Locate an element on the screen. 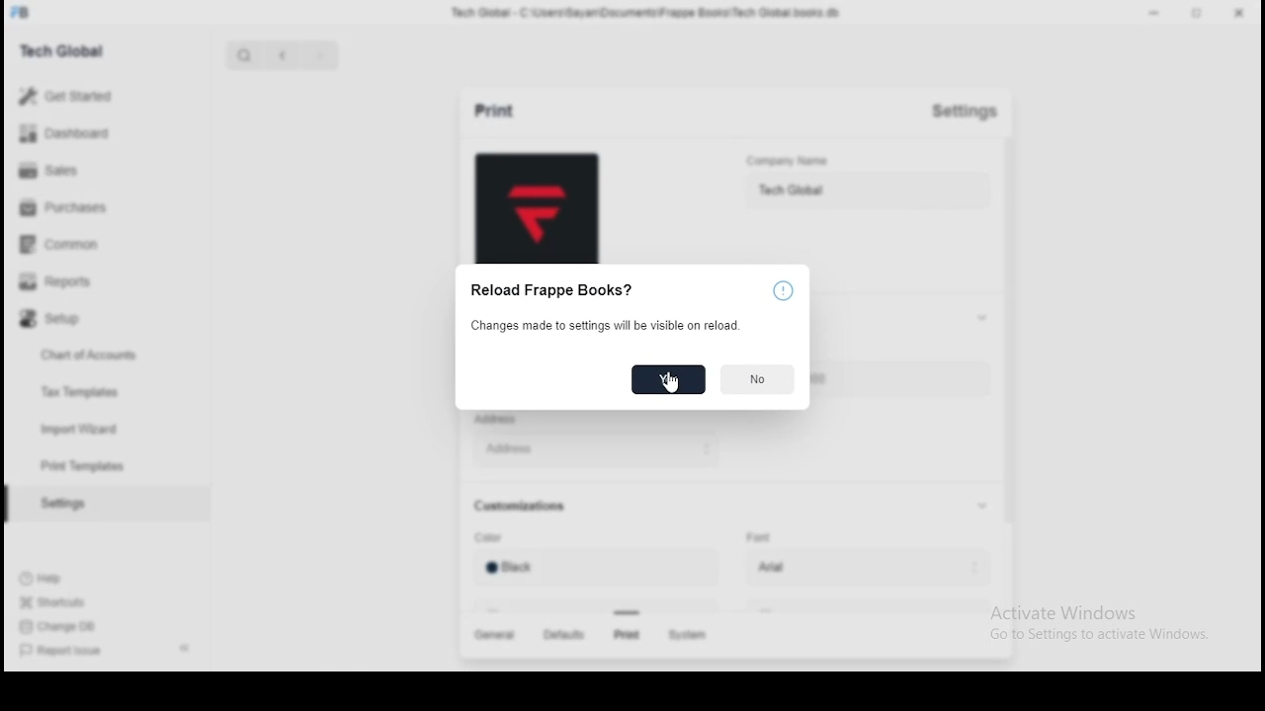 The height and width of the screenshot is (711, 1265). ‘Address is located at coordinates (502, 421).